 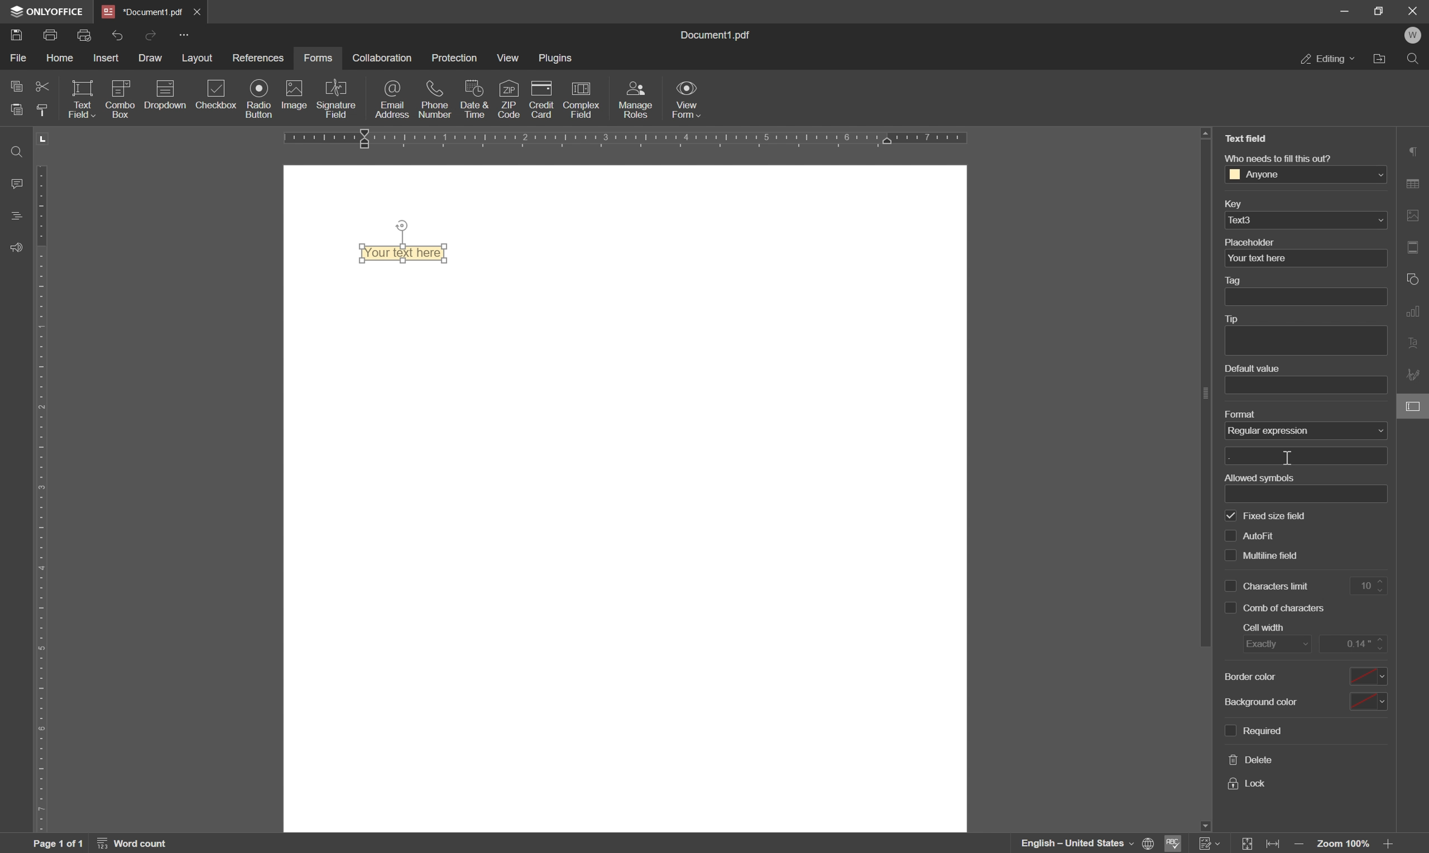 I want to click on signature settings, so click(x=1415, y=375).